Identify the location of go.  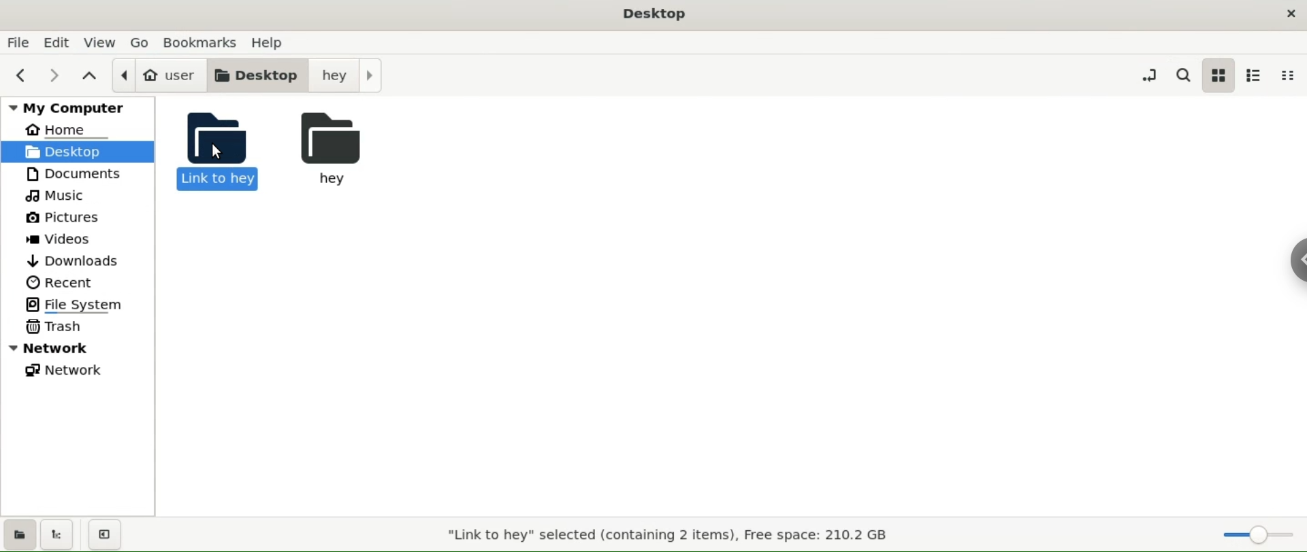
(139, 41).